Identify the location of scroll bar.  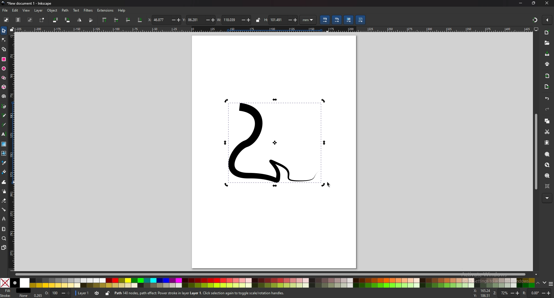
(277, 273).